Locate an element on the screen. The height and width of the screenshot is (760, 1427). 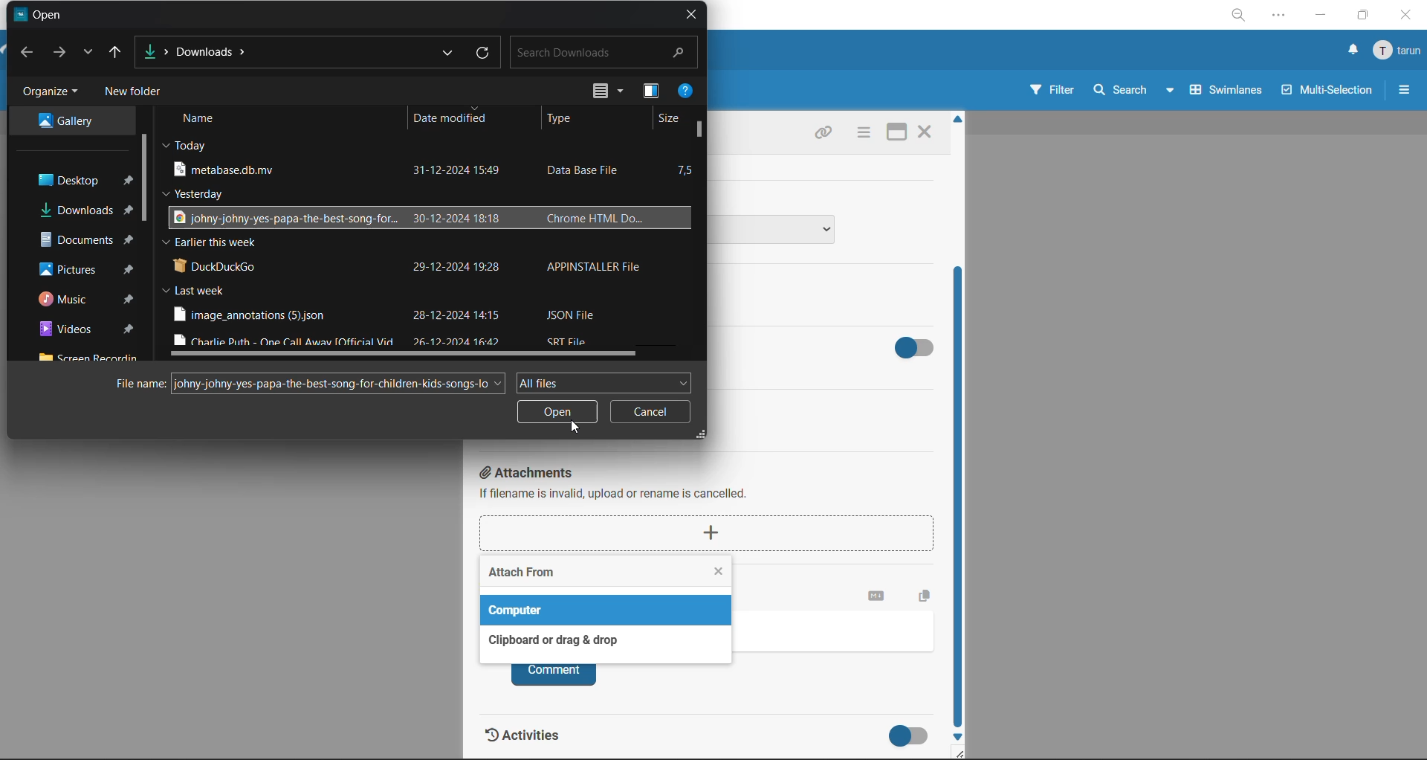
zoom is located at coordinates (1240, 15).